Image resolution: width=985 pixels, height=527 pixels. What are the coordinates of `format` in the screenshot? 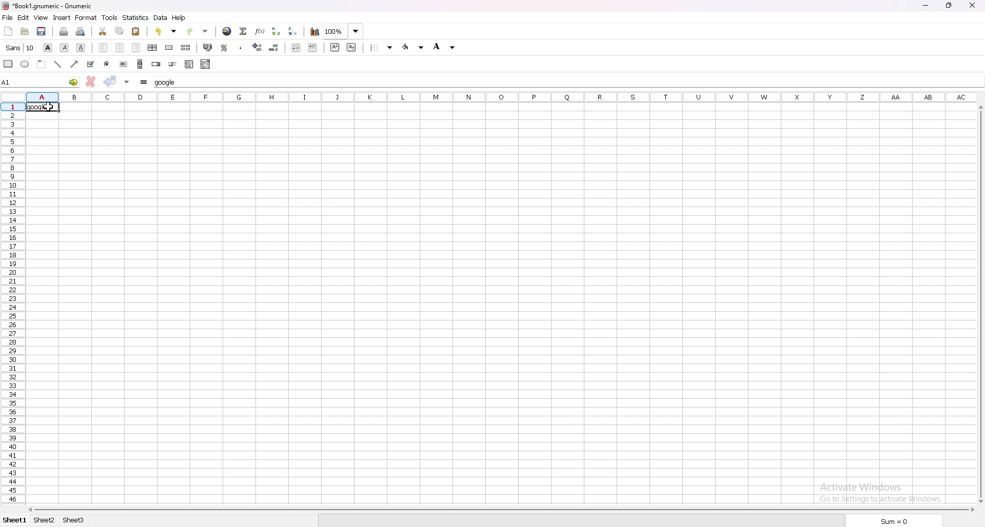 It's located at (86, 17).